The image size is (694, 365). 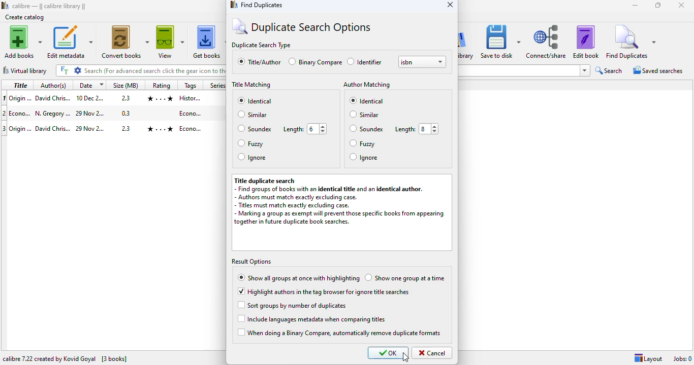 I want to click on duplicate search type, so click(x=262, y=45).